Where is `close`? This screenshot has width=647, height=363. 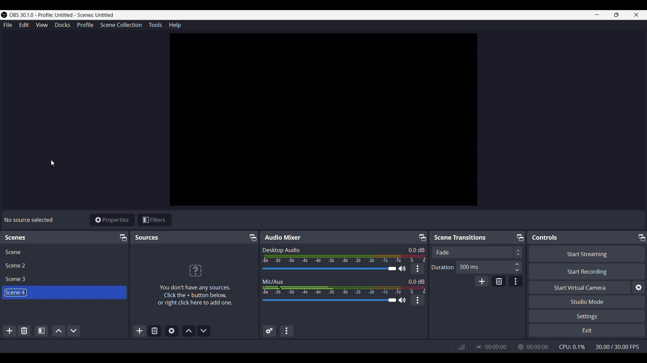 close is located at coordinates (637, 15).